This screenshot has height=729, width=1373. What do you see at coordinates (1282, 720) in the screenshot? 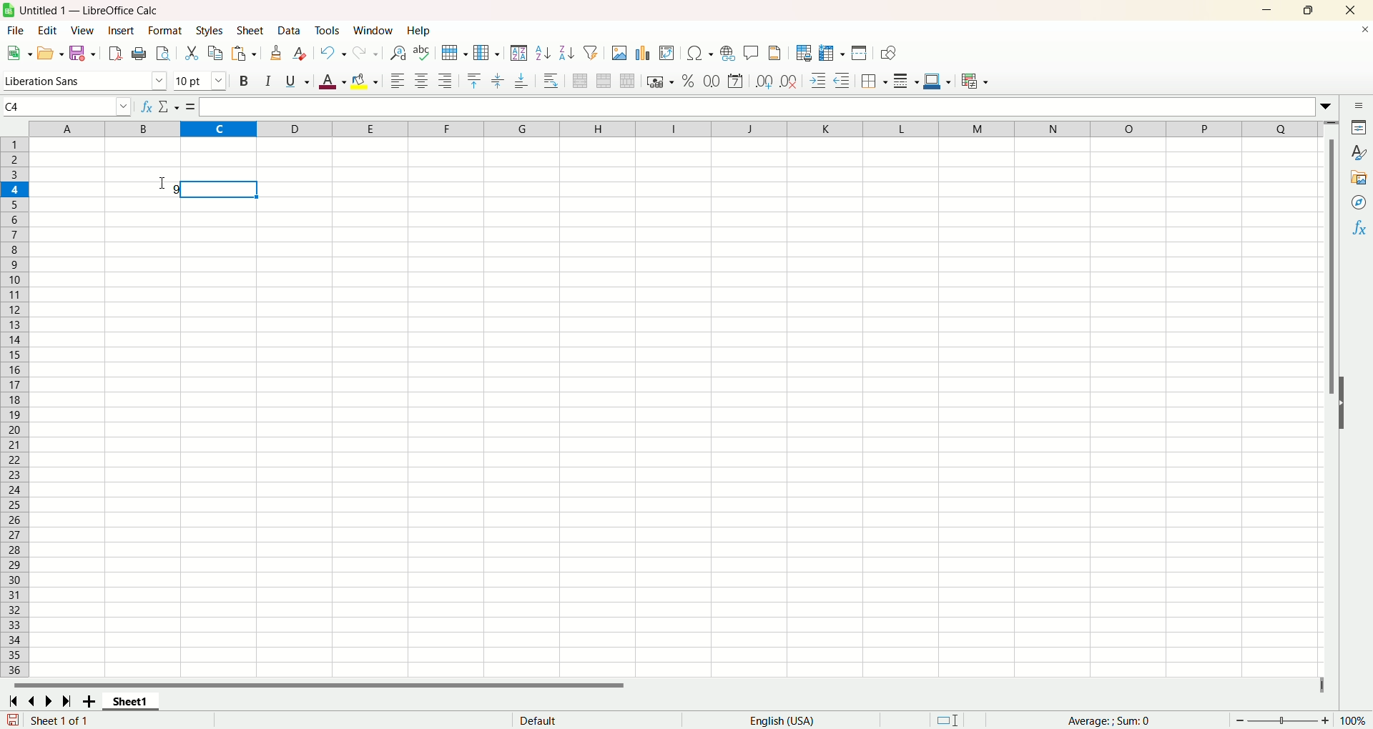
I see `zoom bar` at bounding box center [1282, 720].